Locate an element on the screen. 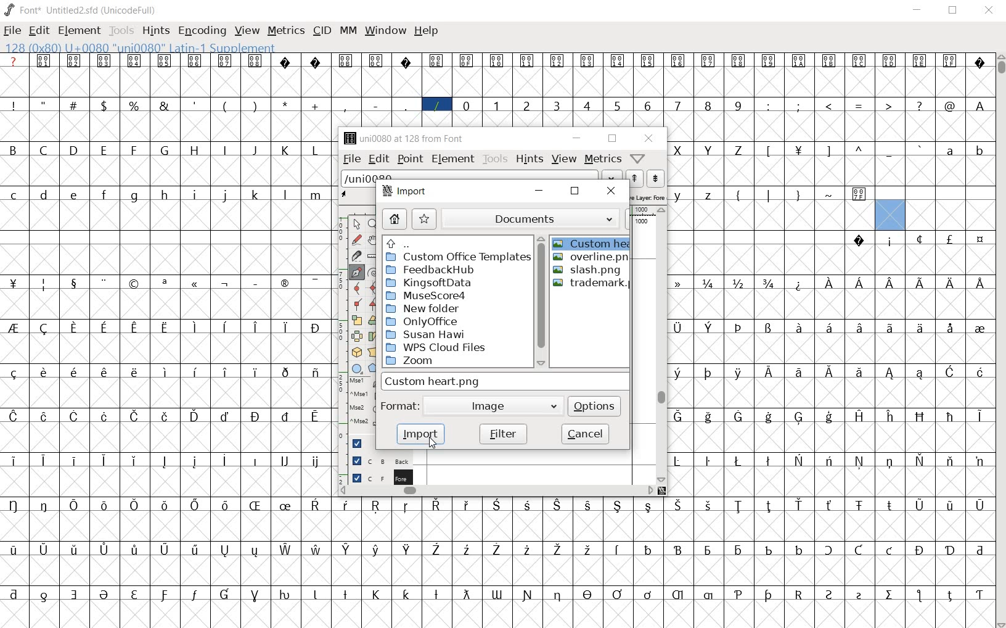  glyph is located at coordinates (375, 60).